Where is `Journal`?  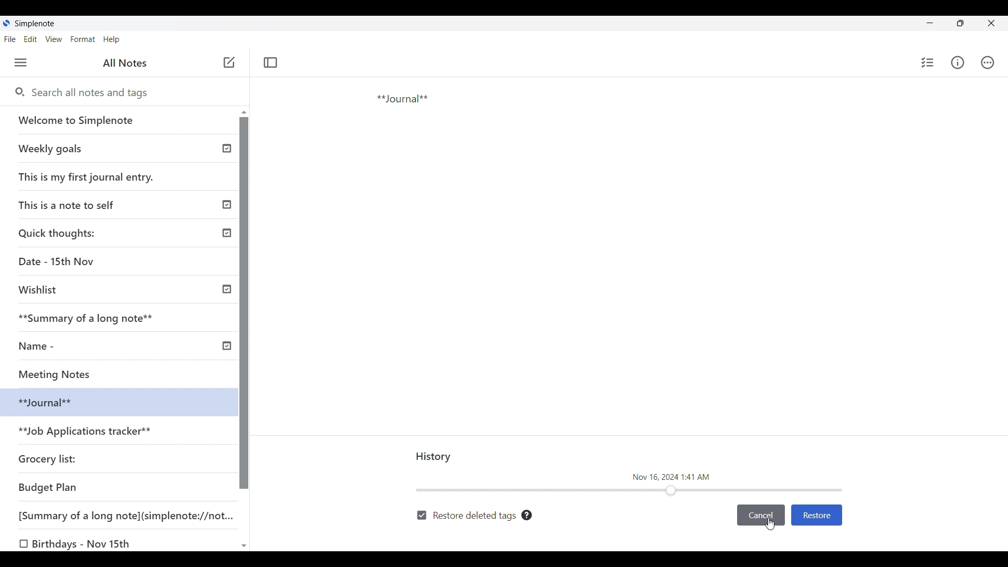
Journal is located at coordinates (446, 138).